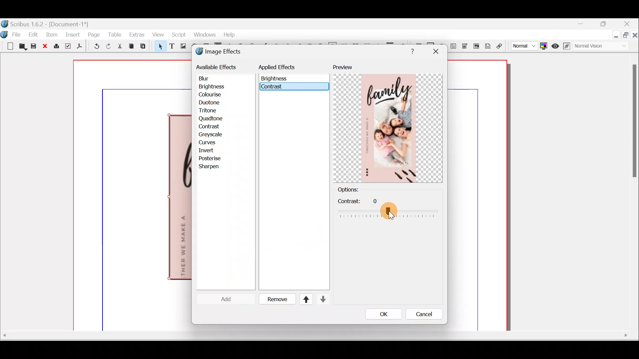 The width and height of the screenshot is (639, 359). What do you see at coordinates (420, 315) in the screenshot?
I see `Cancel` at bounding box center [420, 315].